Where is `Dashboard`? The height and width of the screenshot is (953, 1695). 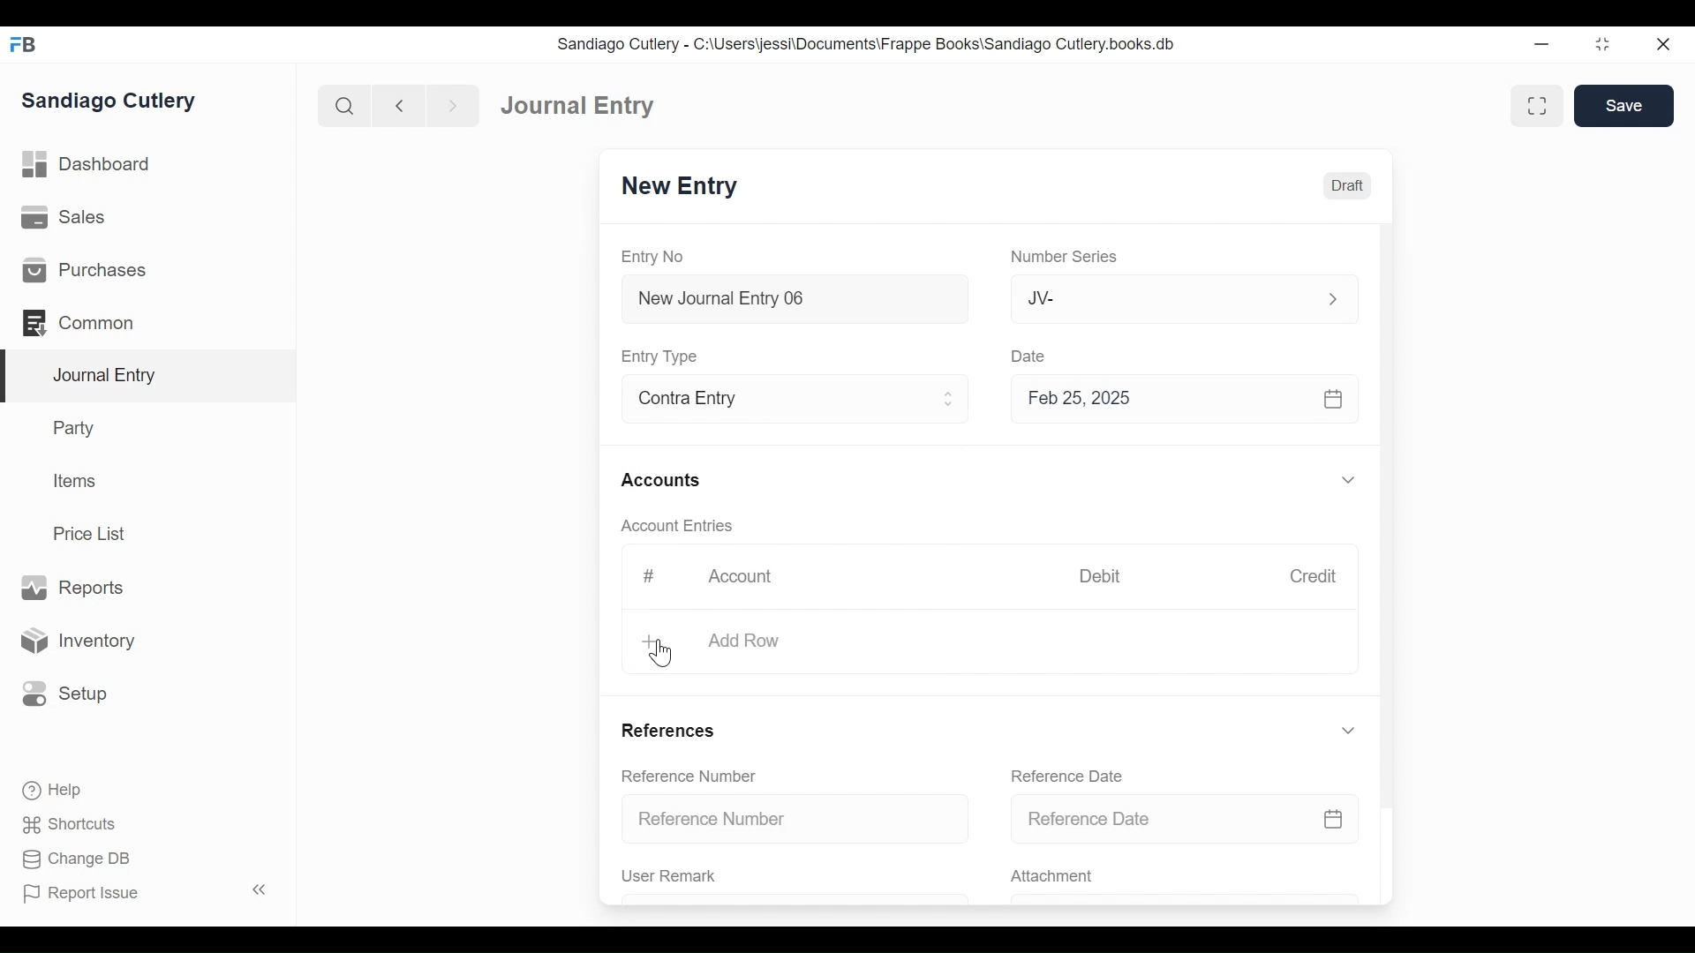
Dashboard is located at coordinates (88, 165).